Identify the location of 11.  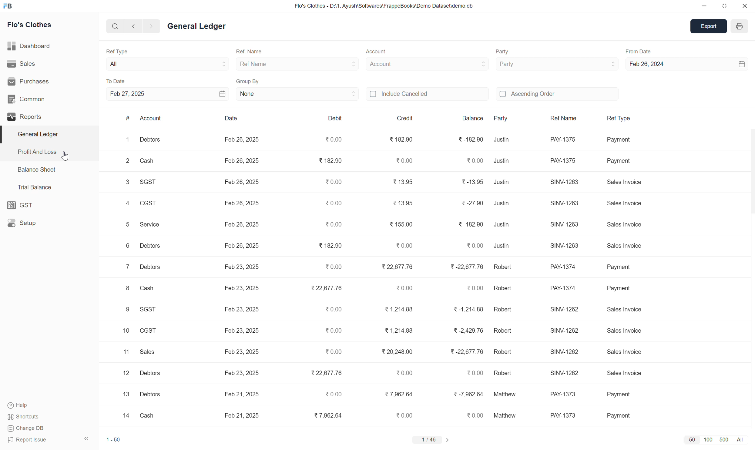
(122, 352).